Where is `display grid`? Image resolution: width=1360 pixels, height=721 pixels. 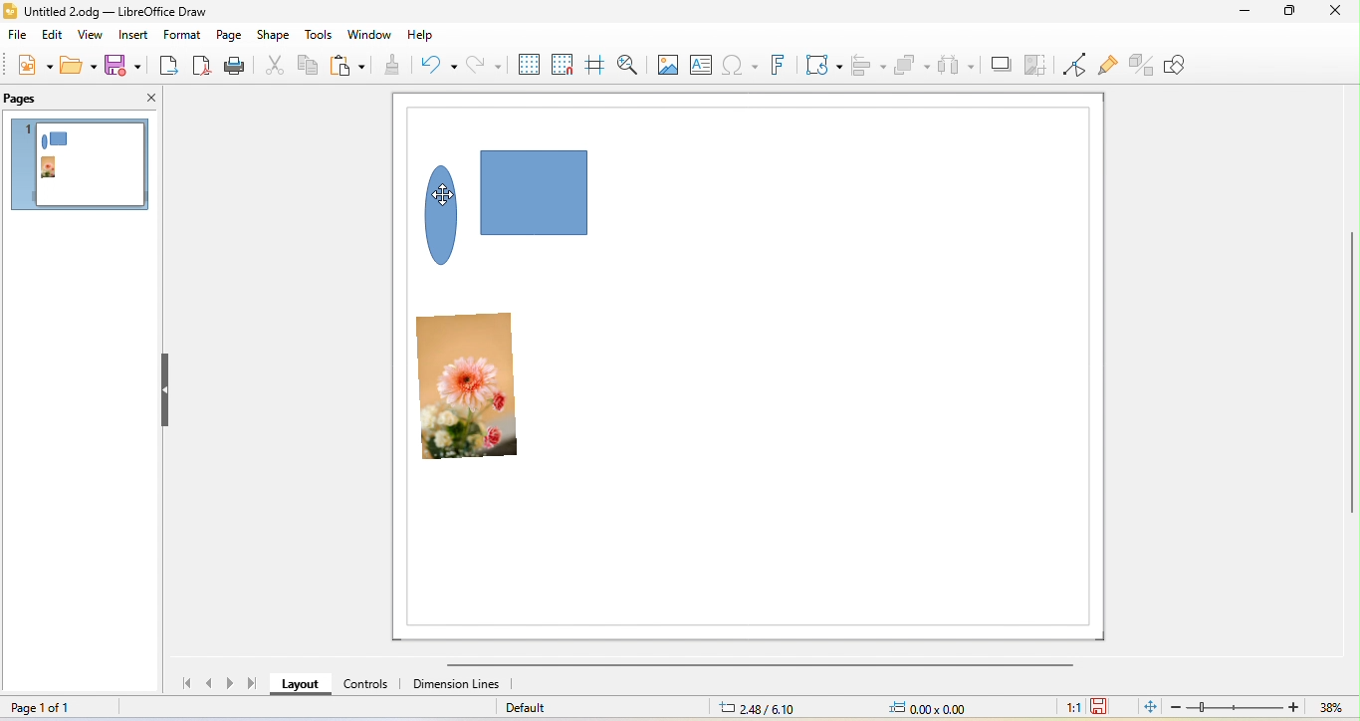 display grid is located at coordinates (526, 63).